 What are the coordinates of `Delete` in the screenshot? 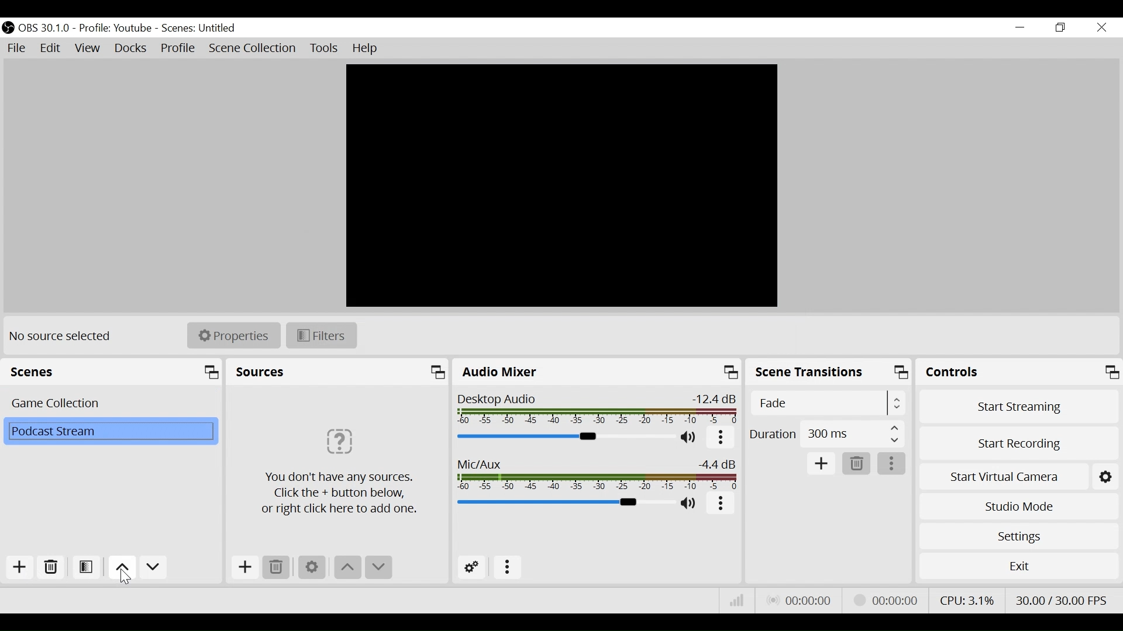 It's located at (857, 464).